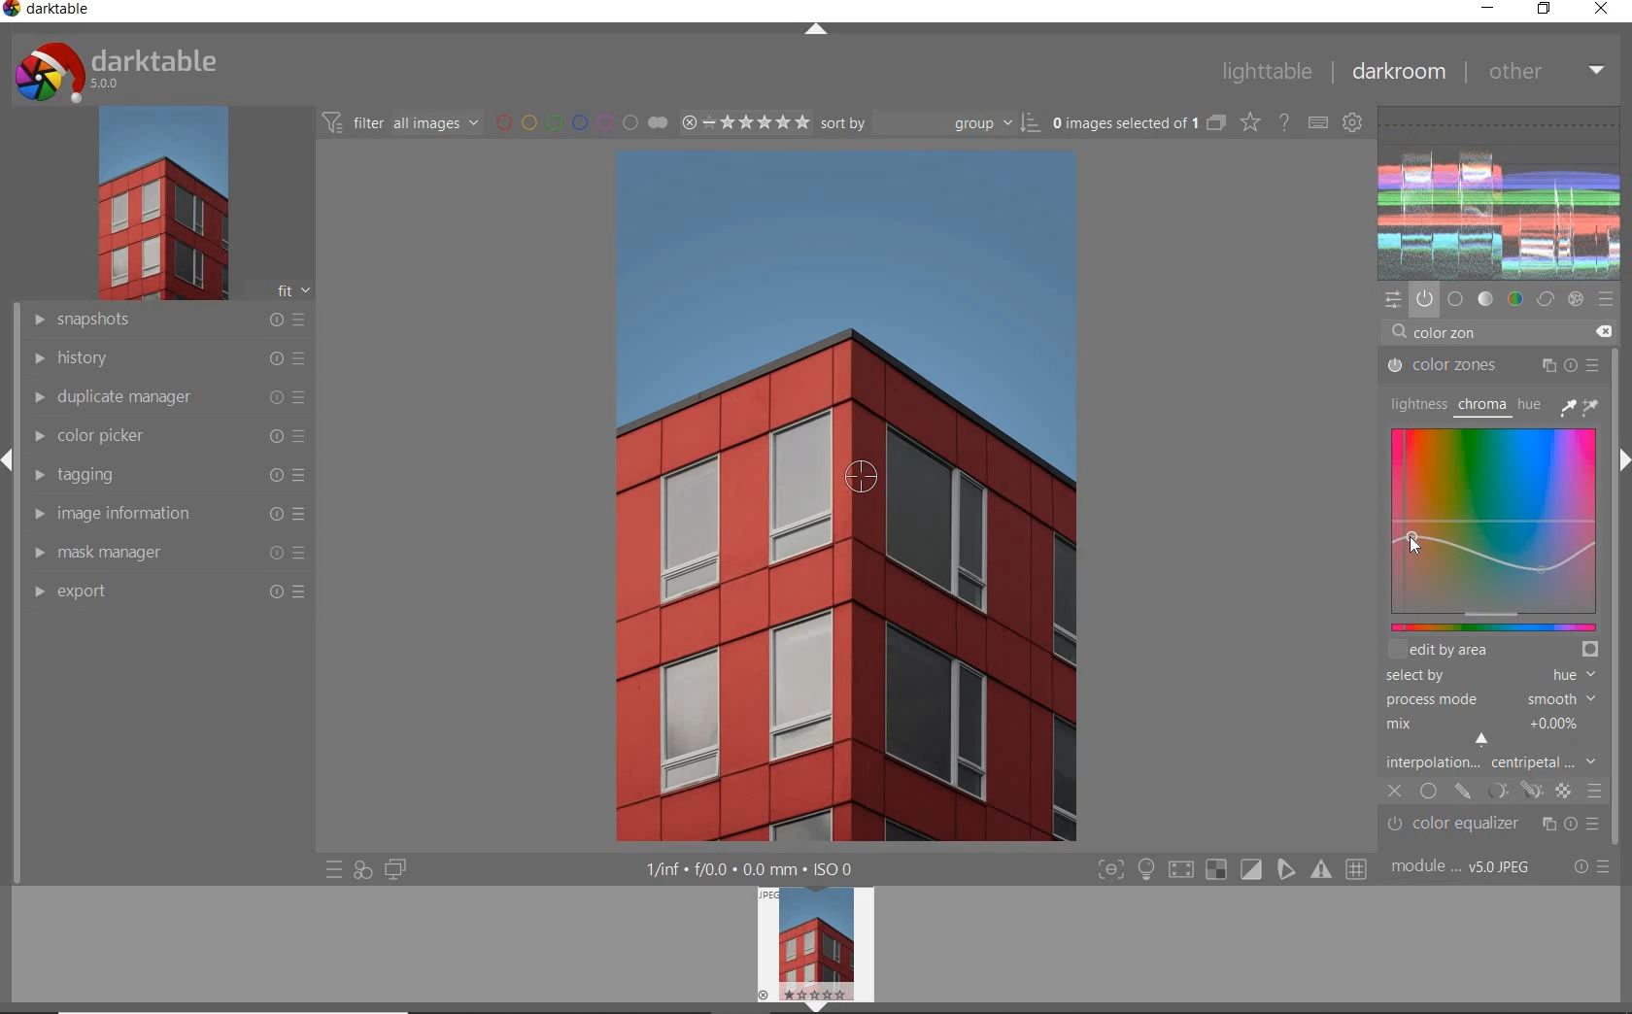 Image resolution: width=1632 pixels, height=1014 pixels. I want to click on gamut check, so click(1214, 869).